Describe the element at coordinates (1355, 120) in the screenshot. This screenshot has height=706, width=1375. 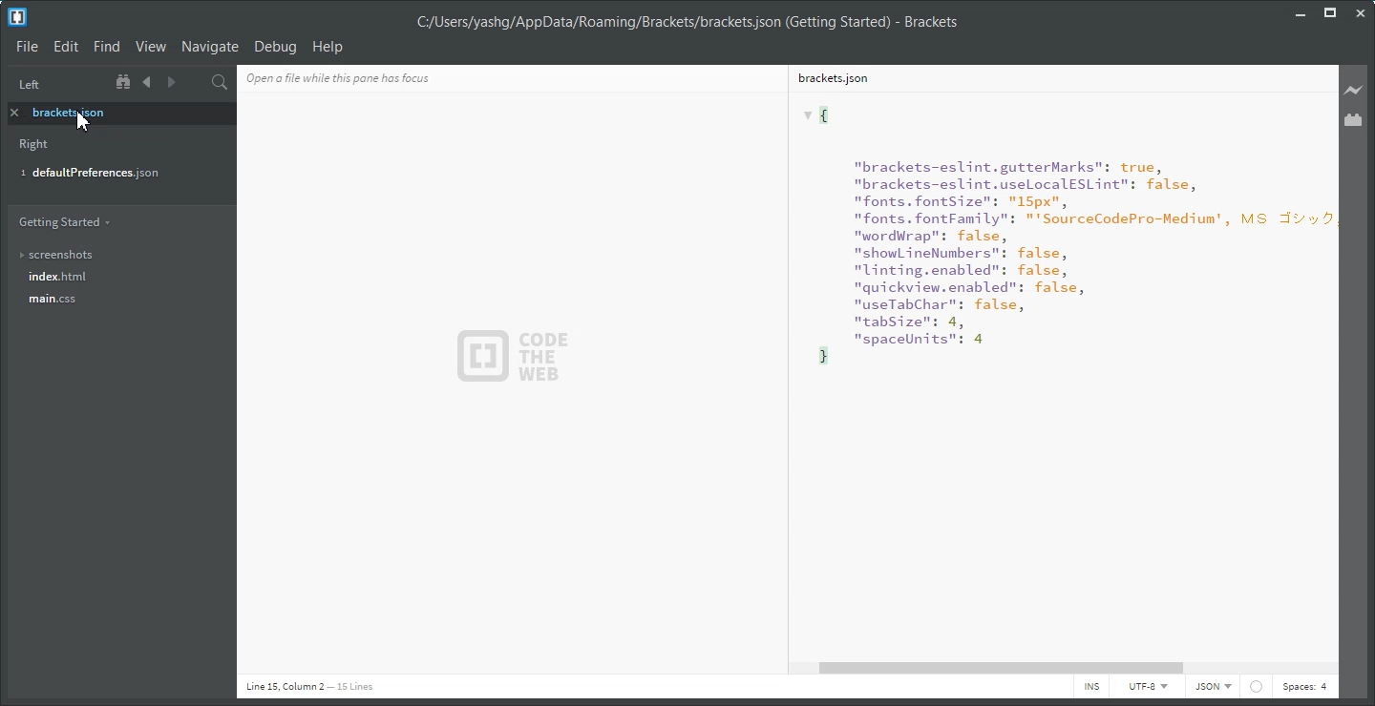
I see `Extension Manager` at that location.